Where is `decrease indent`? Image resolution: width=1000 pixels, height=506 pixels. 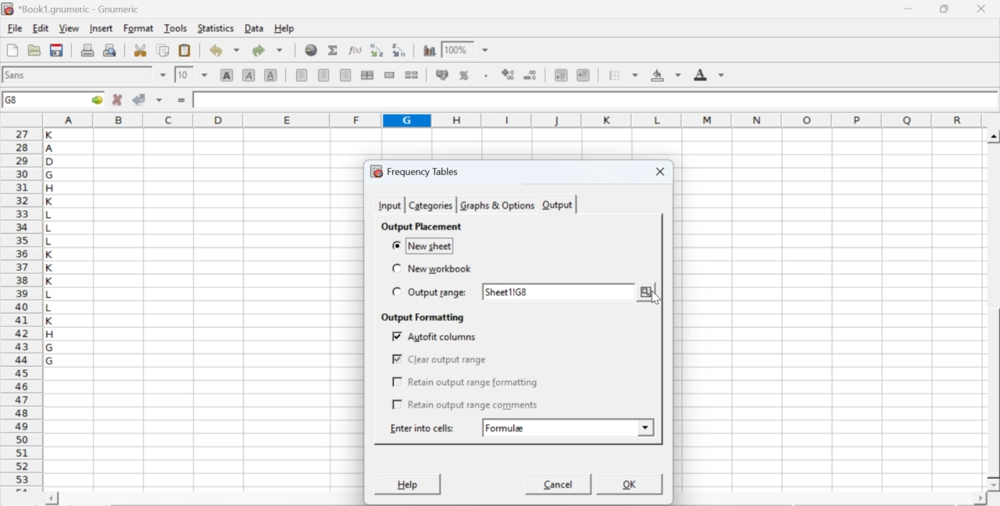 decrease indent is located at coordinates (561, 74).